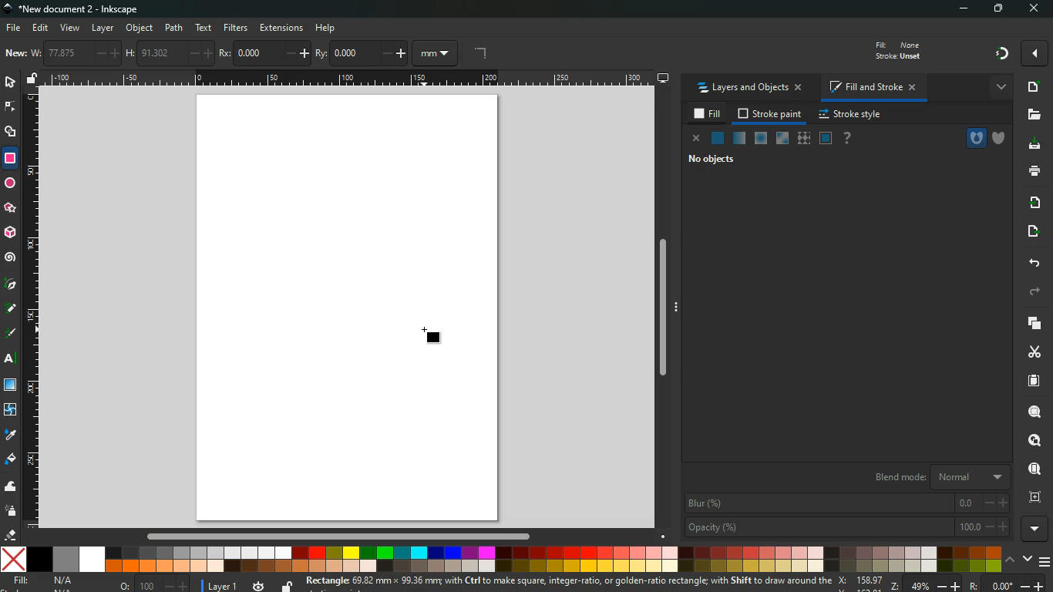 This screenshot has height=592, width=1053. I want to click on cursor, so click(422, 331).